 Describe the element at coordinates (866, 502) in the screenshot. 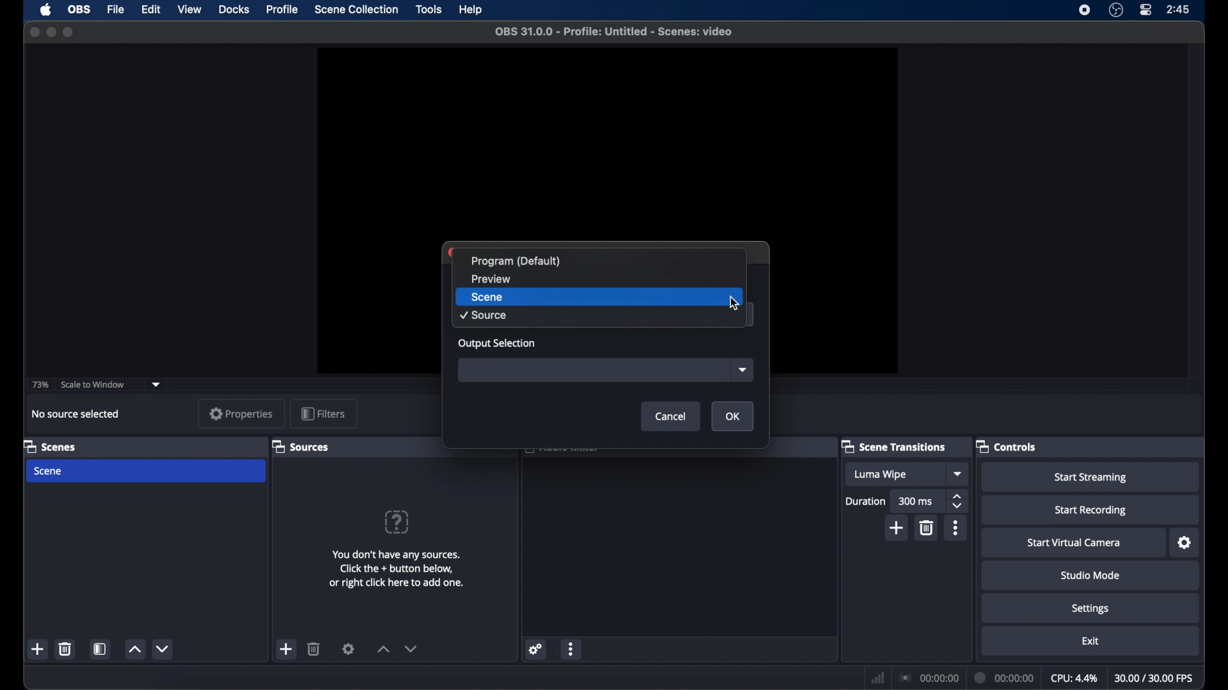

I see `duration` at that location.